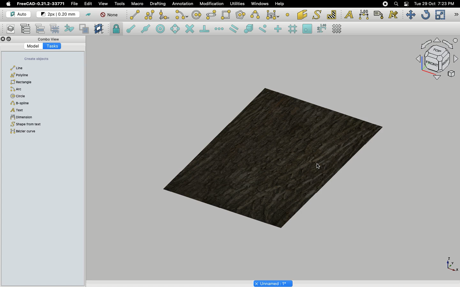 This screenshot has width=460, height=287. What do you see at coordinates (363, 14) in the screenshot?
I see `Dimension` at bounding box center [363, 14].